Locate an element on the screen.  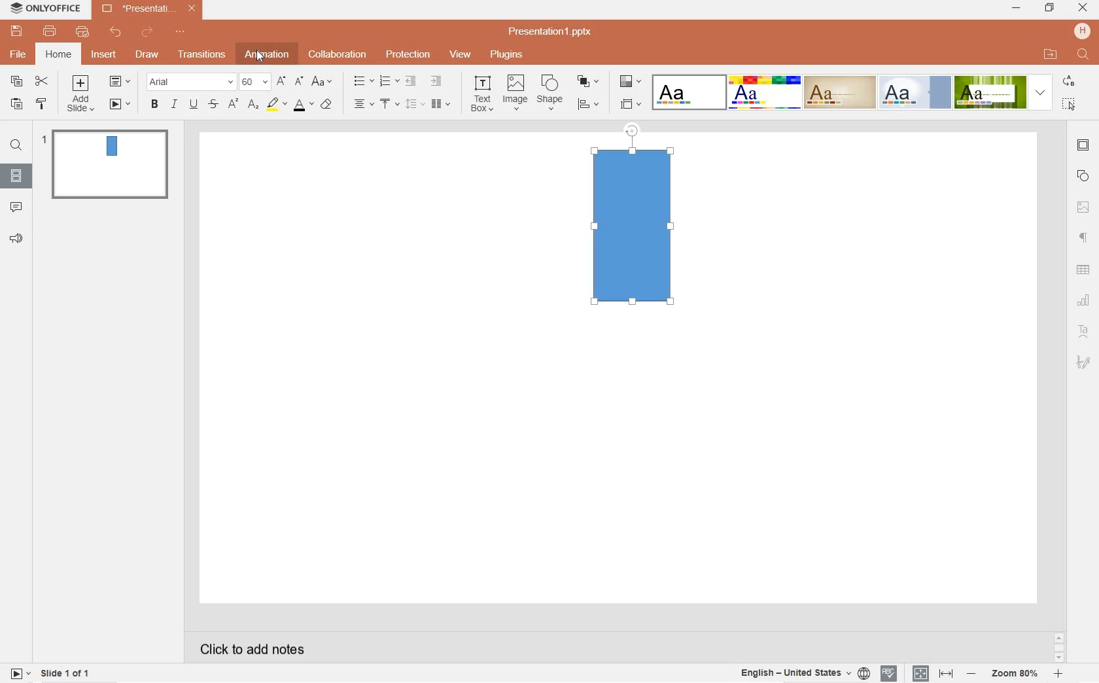
customize quick access toolbar is located at coordinates (183, 33).